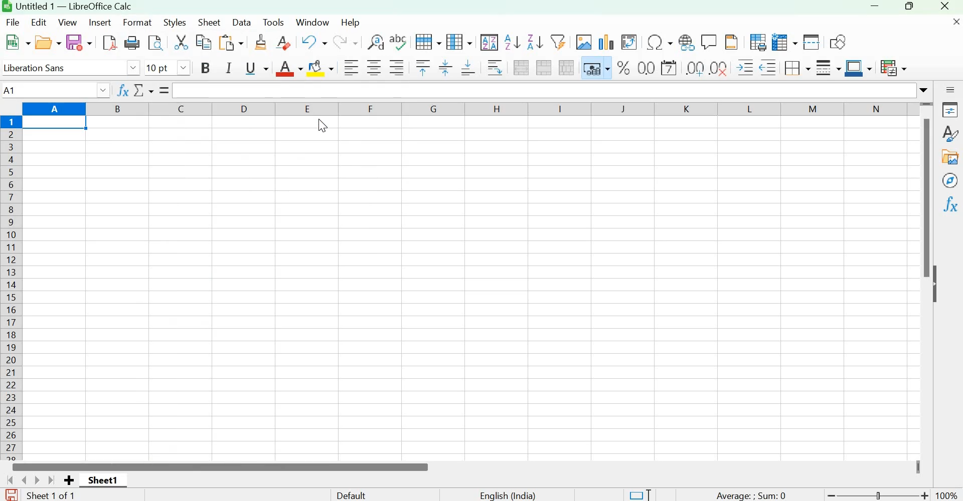 This screenshot has height=501, width=963. Describe the element at coordinates (469, 70) in the screenshot. I see `Align bottom` at that location.